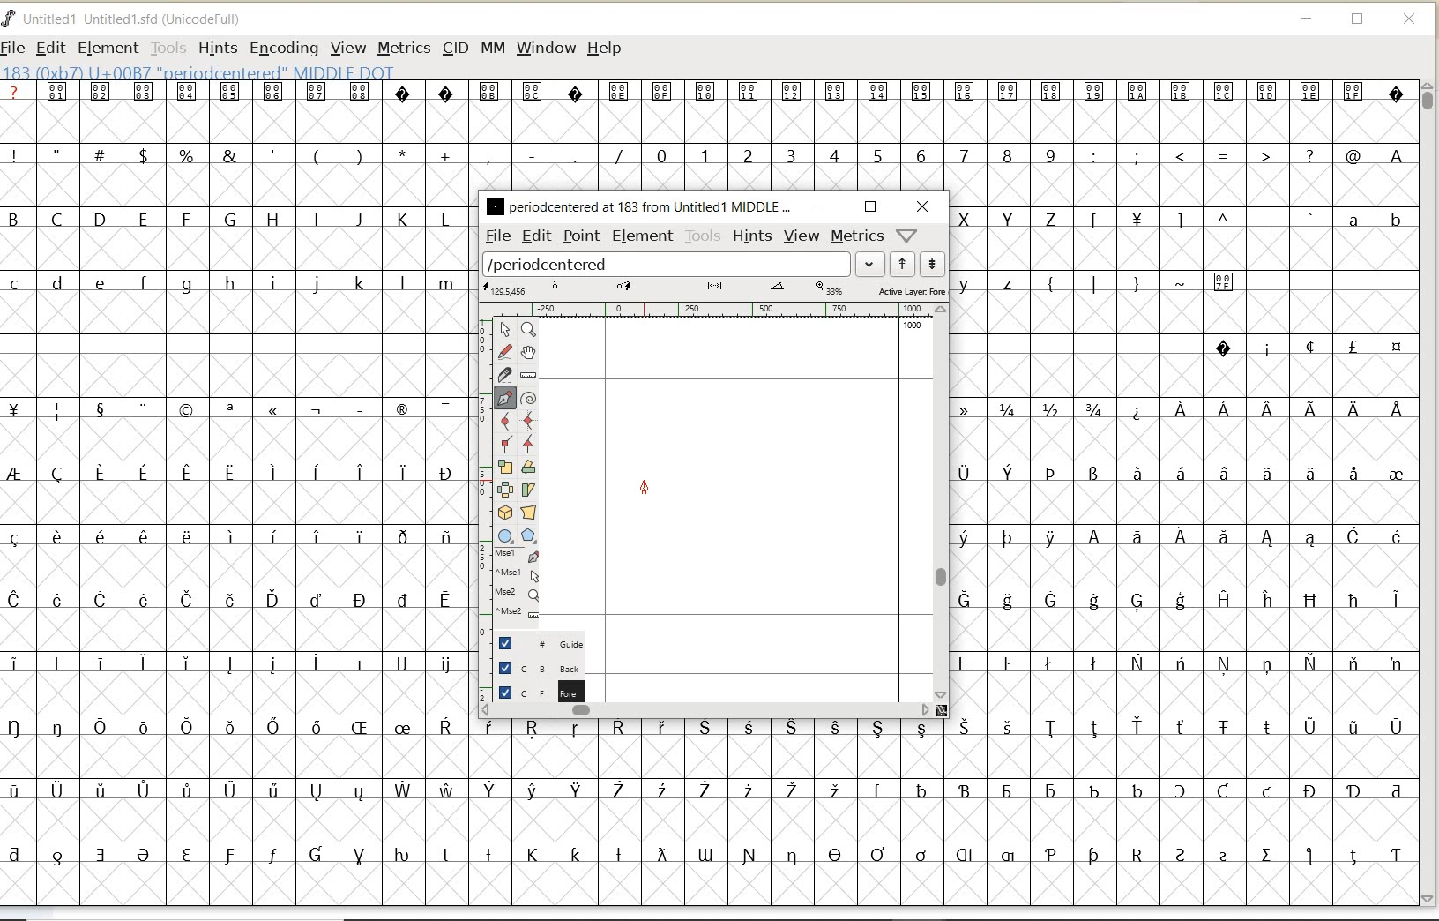  Describe the element at coordinates (935, 265) in the screenshot. I see `show next word list` at that location.